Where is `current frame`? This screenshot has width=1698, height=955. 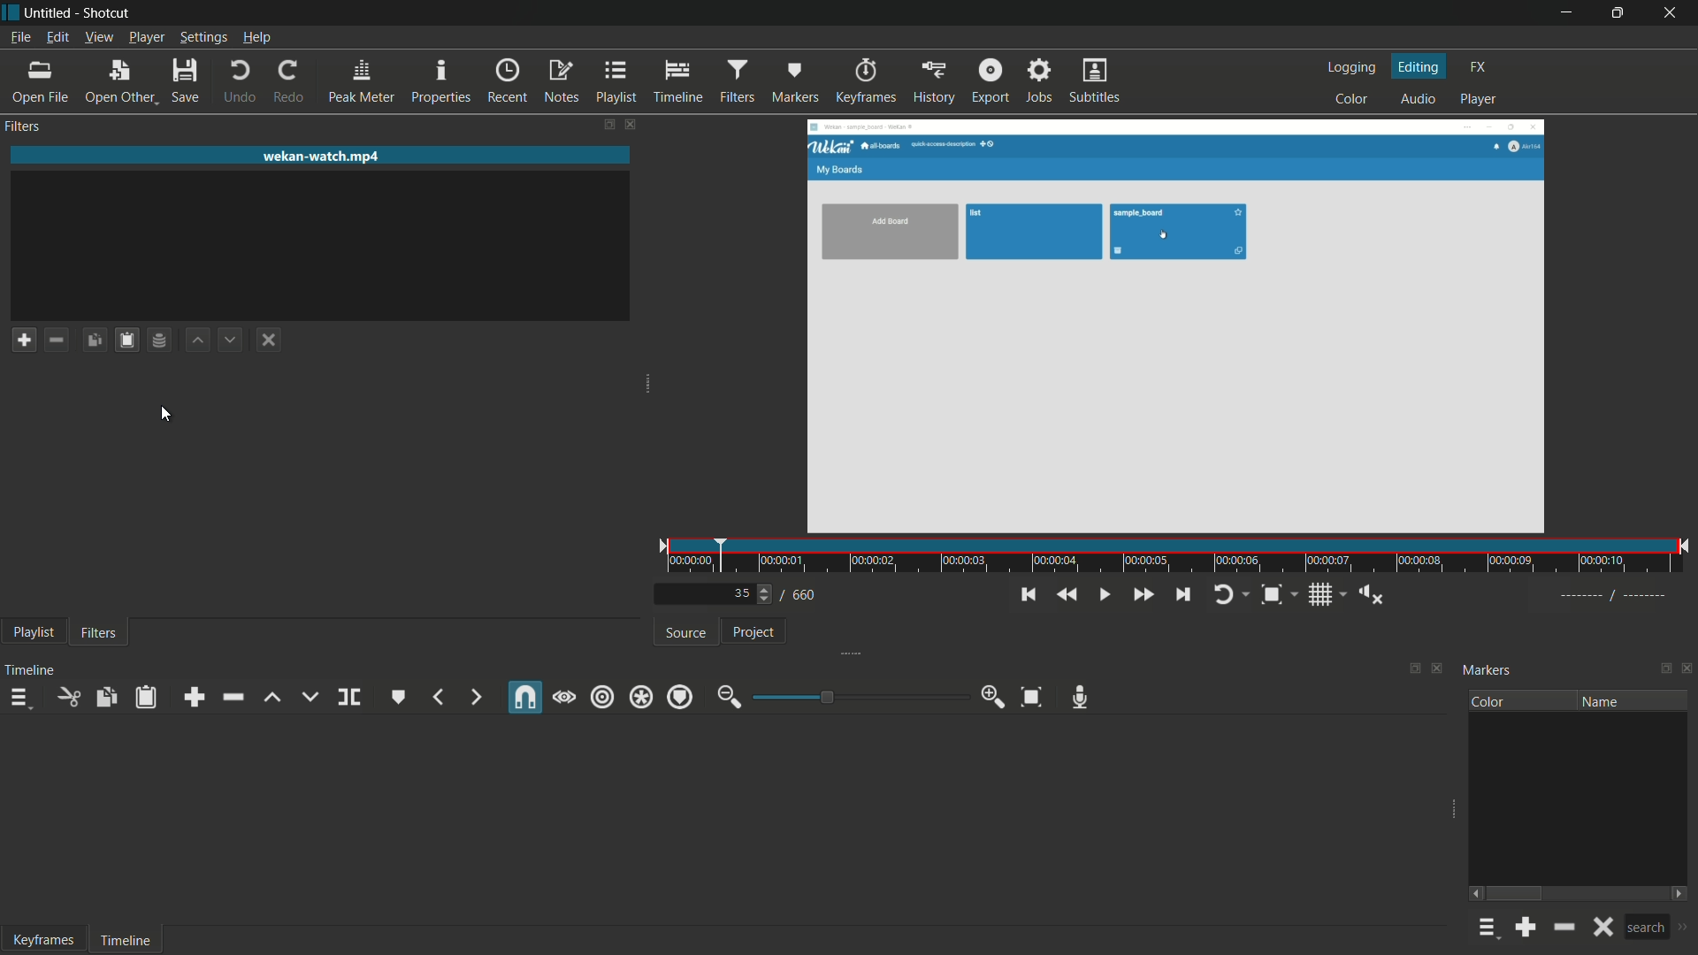
current frame is located at coordinates (745, 594).